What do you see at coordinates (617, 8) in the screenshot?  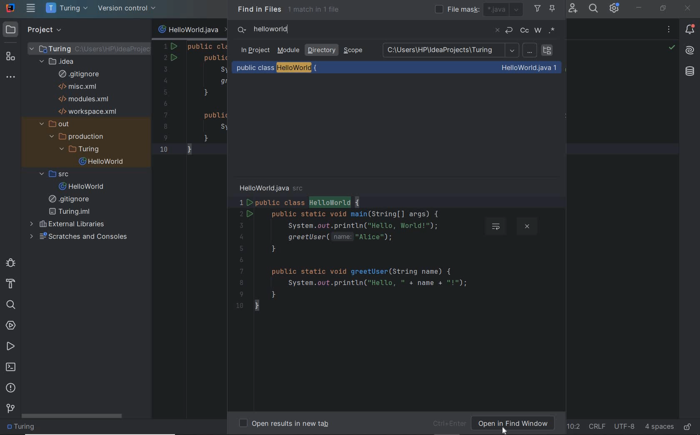 I see `IDE & Project settings` at bounding box center [617, 8].